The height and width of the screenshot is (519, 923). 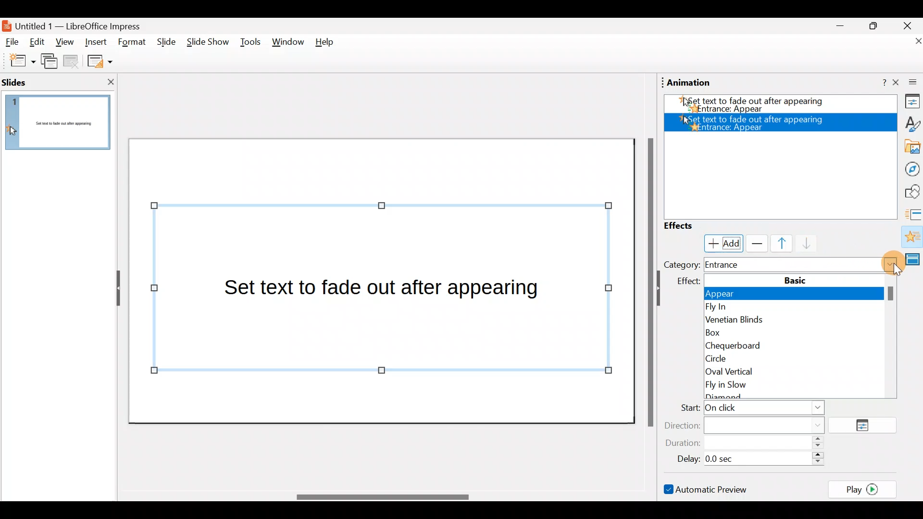 What do you see at coordinates (61, 127) in the screenshot?
I see `Slide pane` at bounding box center [61, 127].